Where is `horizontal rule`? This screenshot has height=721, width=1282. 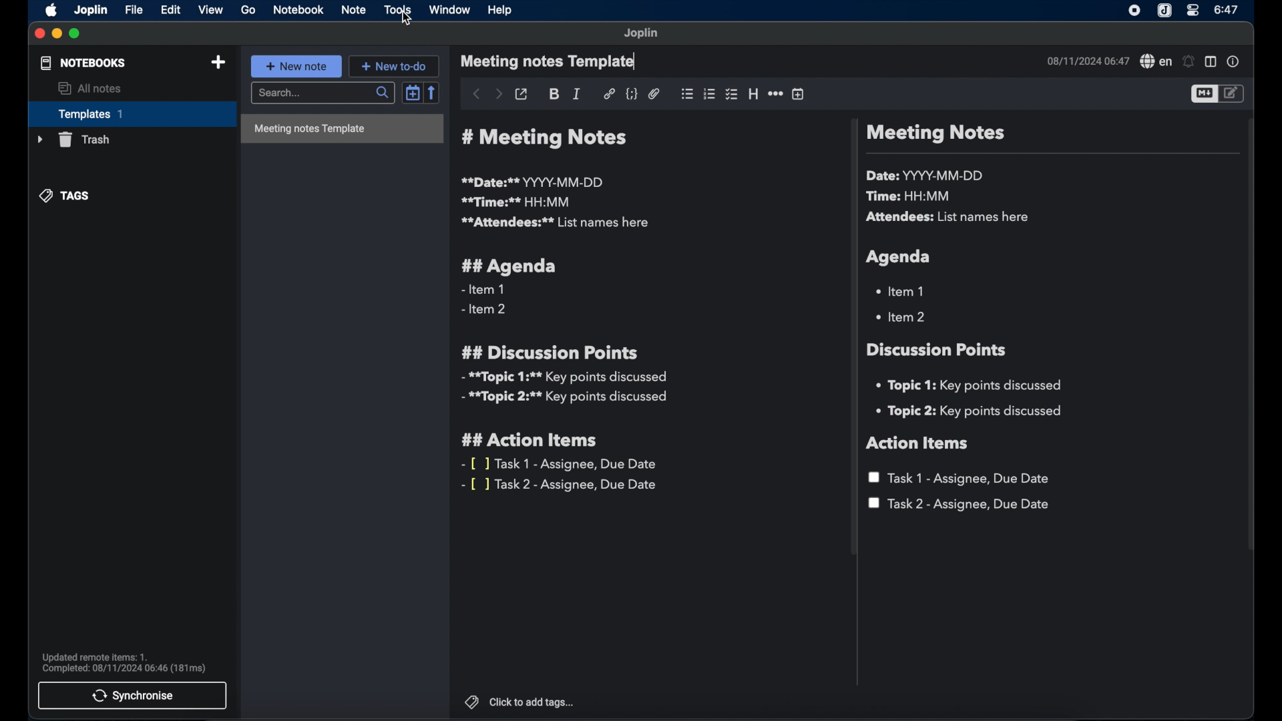
horizontal rule is located at coordinates (775, 93).